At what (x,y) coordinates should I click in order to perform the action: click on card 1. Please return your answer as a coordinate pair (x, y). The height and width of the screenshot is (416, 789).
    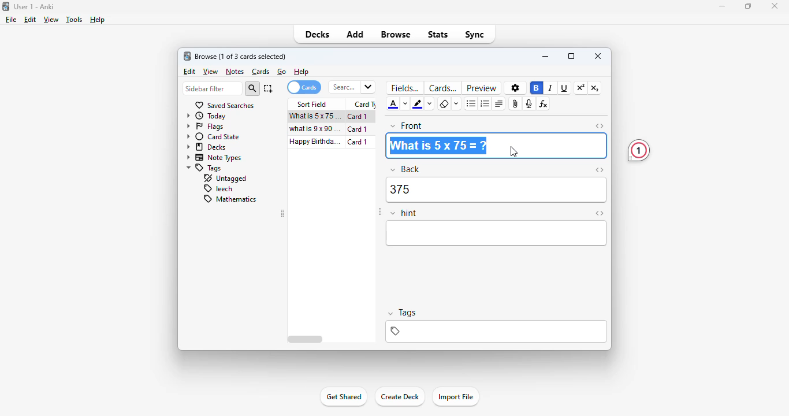
    Looking at the image, I should click on (358, 142).